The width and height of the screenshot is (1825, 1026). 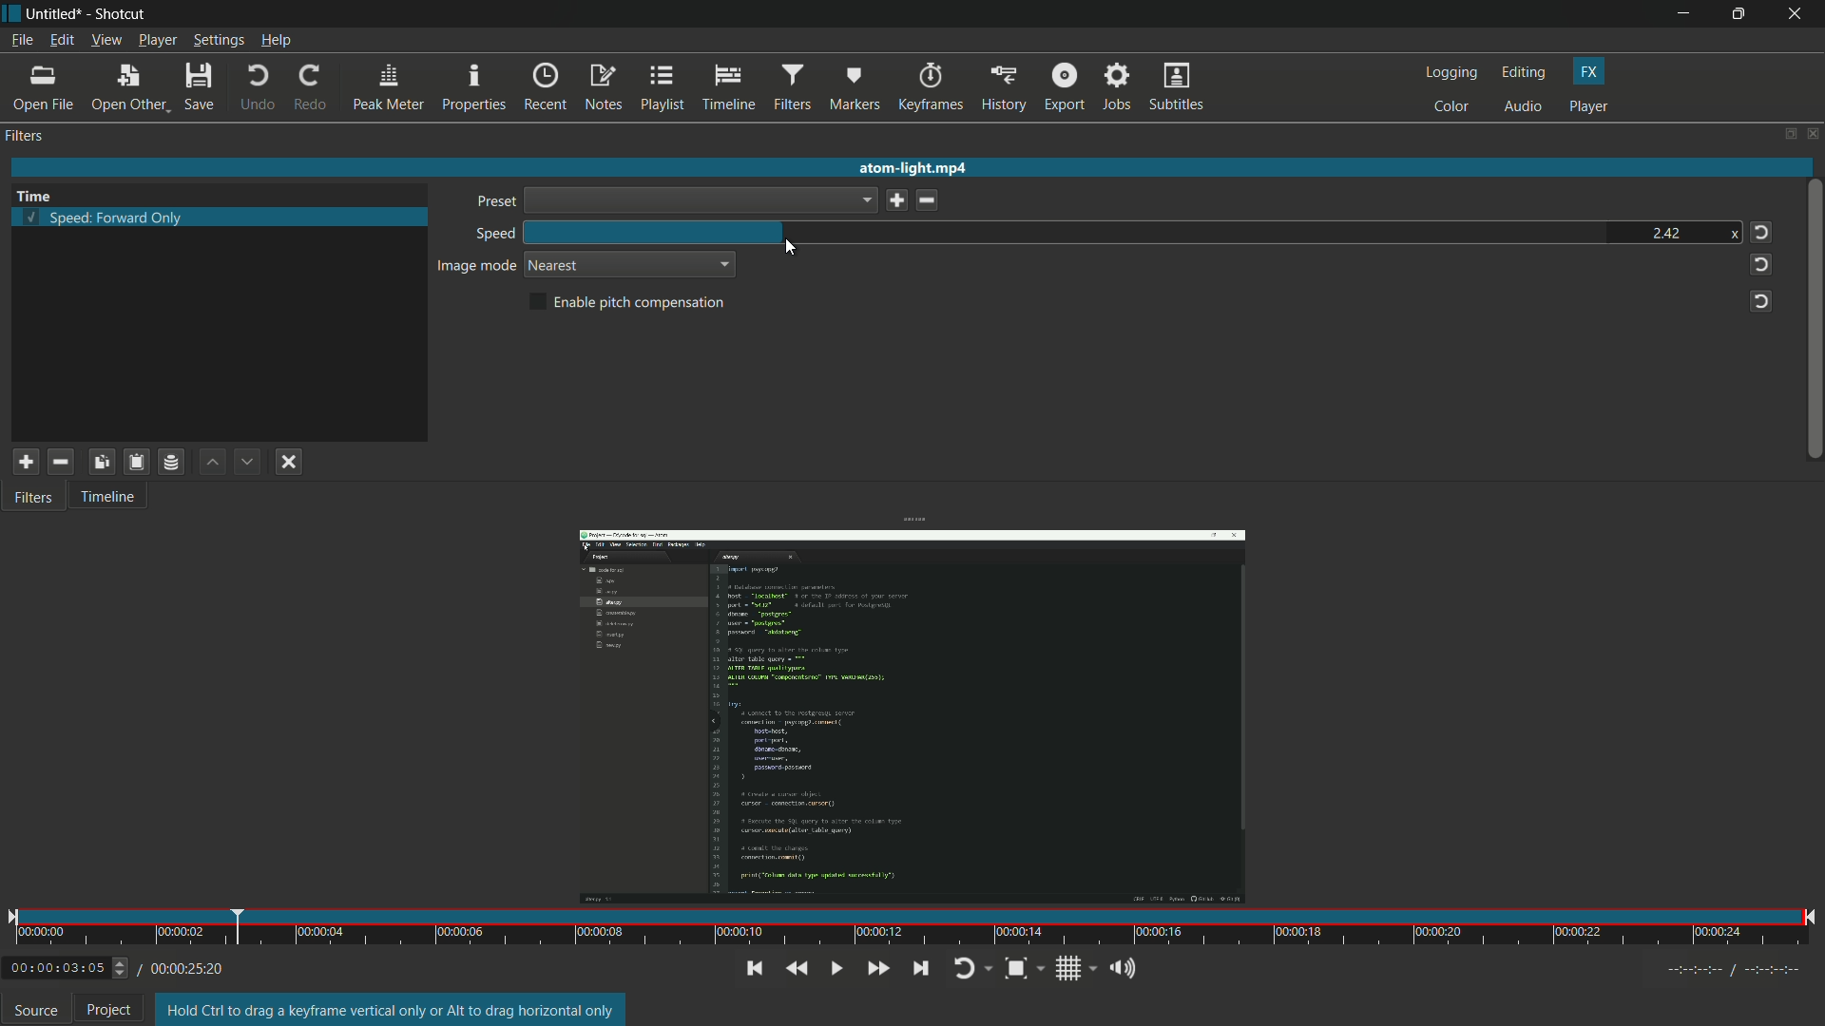 I want to click on editing, so click(x=1525, y=73).